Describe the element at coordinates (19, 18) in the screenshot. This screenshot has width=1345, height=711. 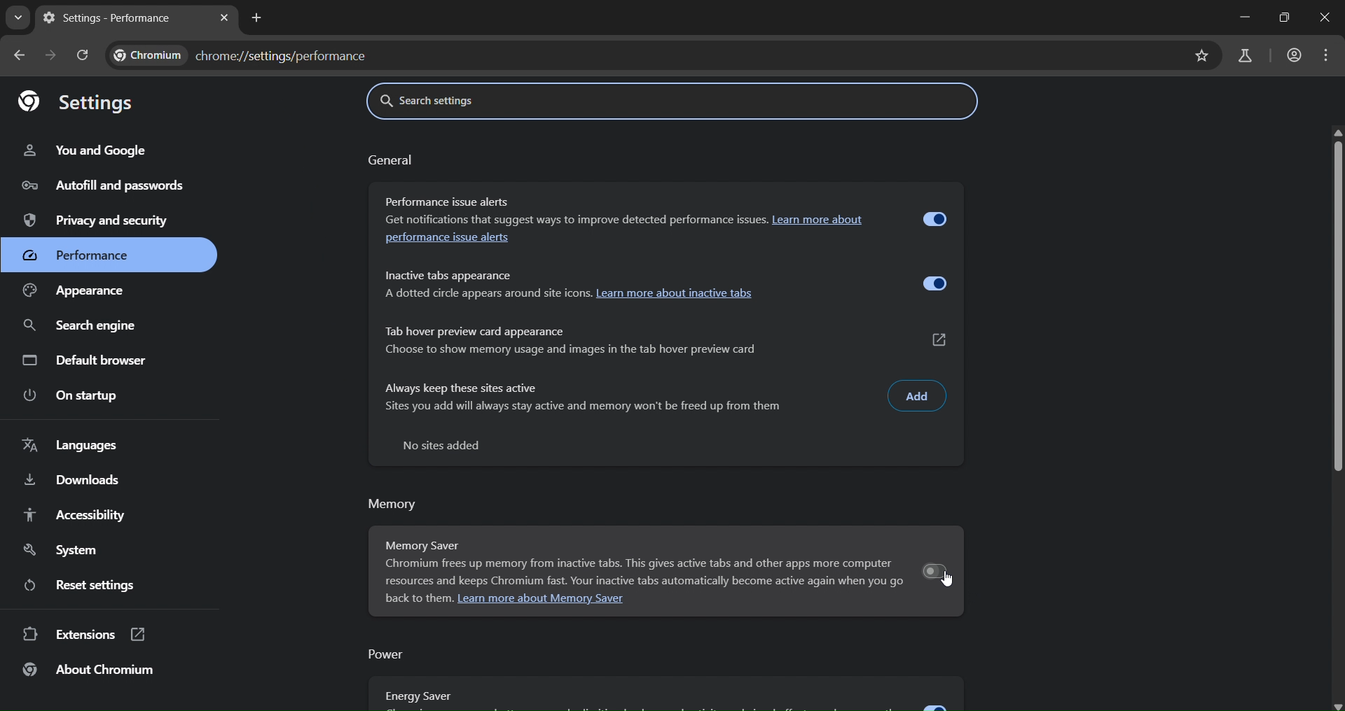
I see `search tabs` at that location.